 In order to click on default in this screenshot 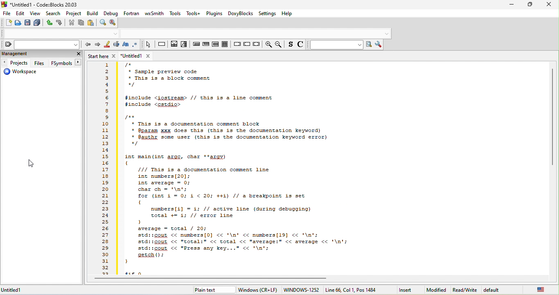, I will do `click(497, 290)`.